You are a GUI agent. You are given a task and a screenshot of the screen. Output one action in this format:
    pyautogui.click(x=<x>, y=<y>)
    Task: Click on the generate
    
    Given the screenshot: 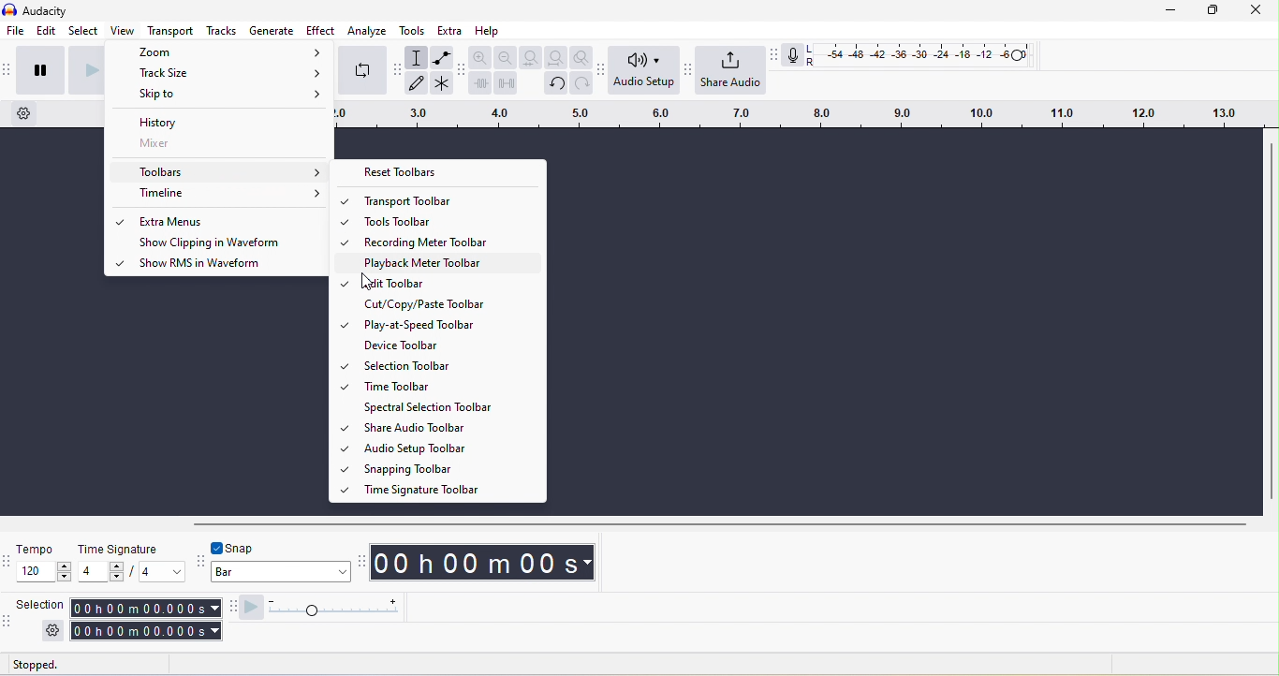 What is the action you would take?
    pyautogui.click(x=272, y=30)
    